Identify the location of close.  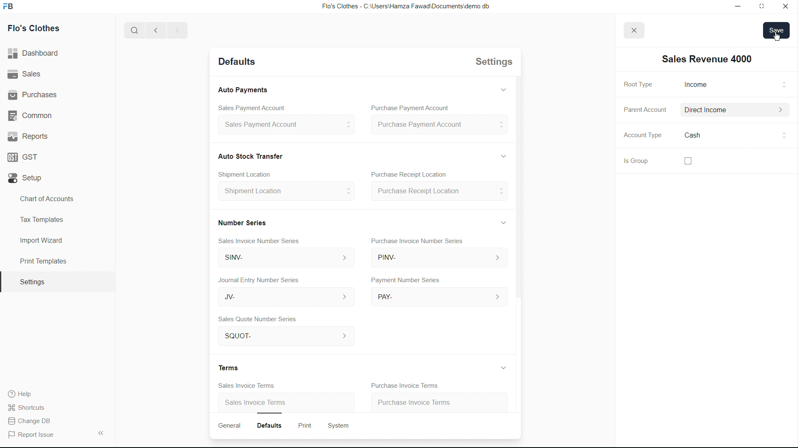
(633, 30).